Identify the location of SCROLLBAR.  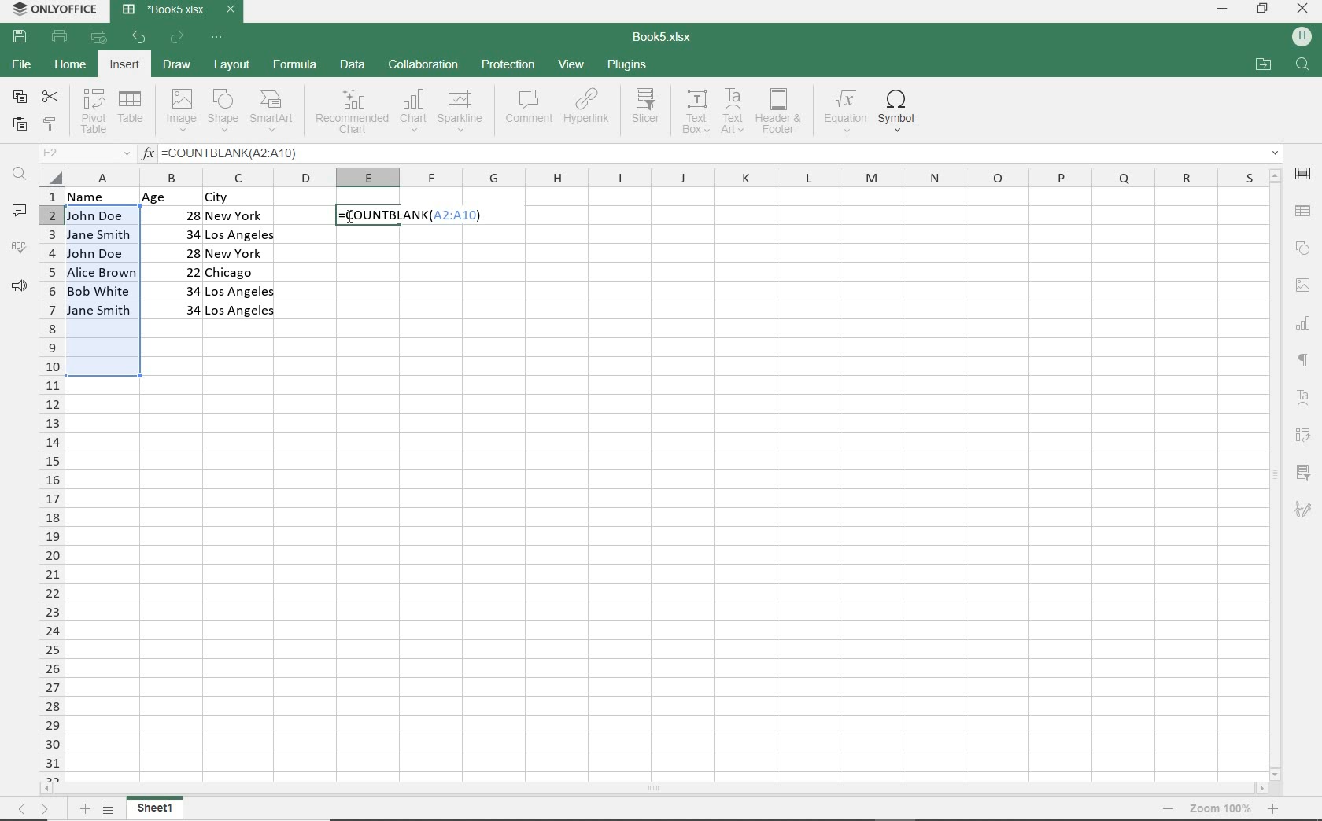
(655, 789).